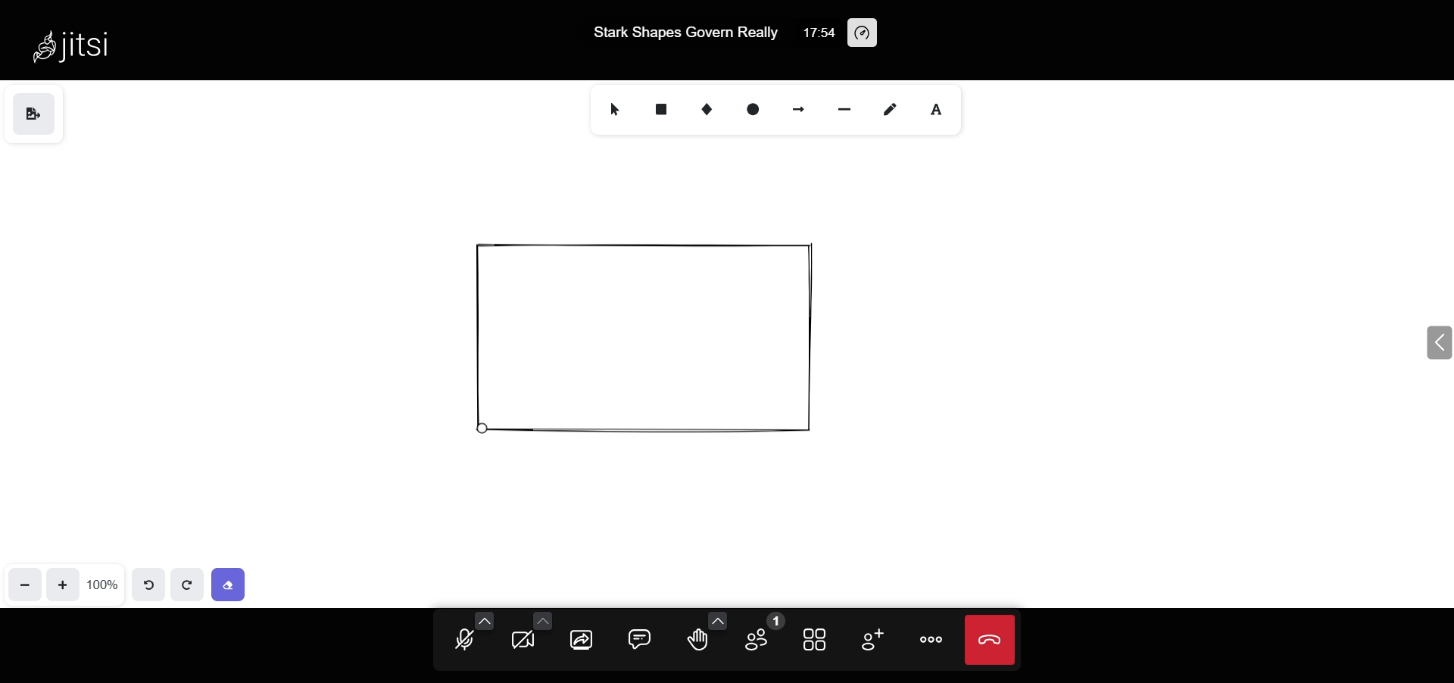  I want to click on participant, so click(760, 633).